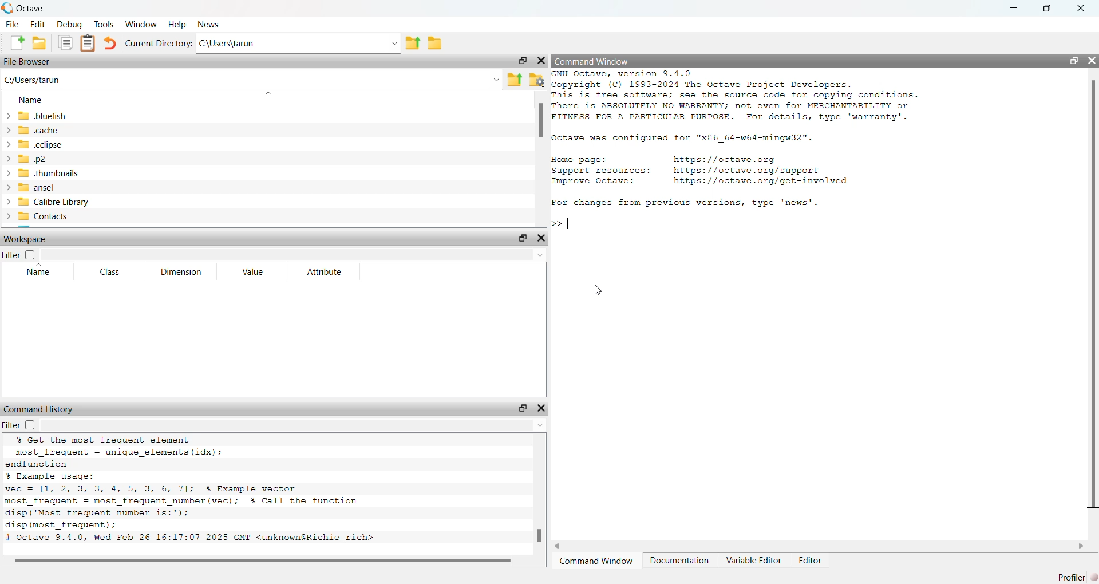  What do you see at coordinates (292, 255) in the screenshot?
I see `Enter text to filter the workspace` at bounding box center [292, 255].